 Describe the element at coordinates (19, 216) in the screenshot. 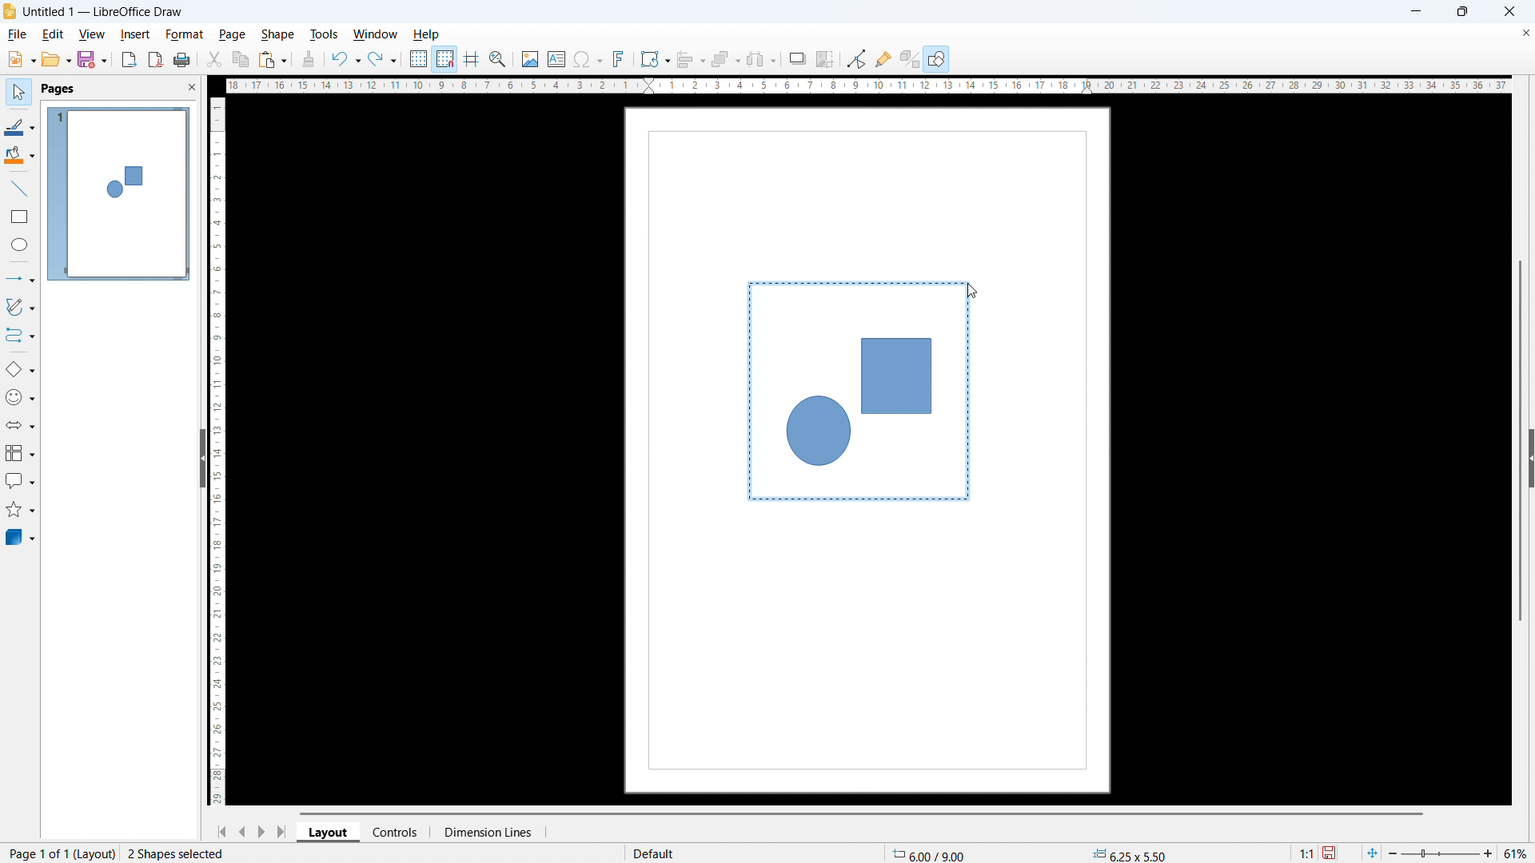

I see `rectangle` at that location.